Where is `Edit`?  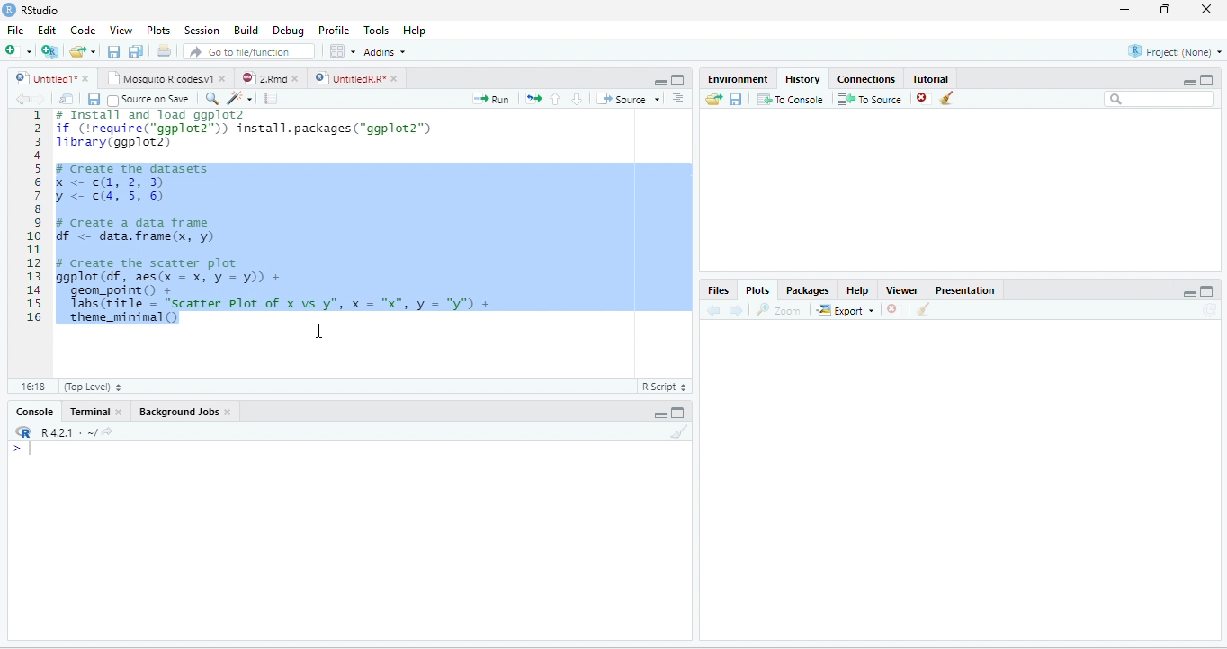
Edit is located at coordinates (46, 30).